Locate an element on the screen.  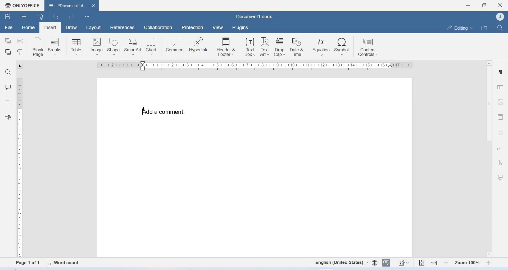
Signature is located at coordinates (501, 178).